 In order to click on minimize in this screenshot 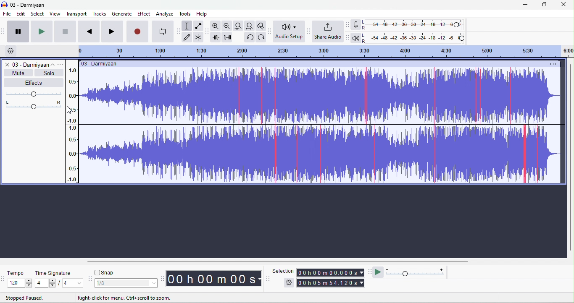, I will do `click(525, 6)`.